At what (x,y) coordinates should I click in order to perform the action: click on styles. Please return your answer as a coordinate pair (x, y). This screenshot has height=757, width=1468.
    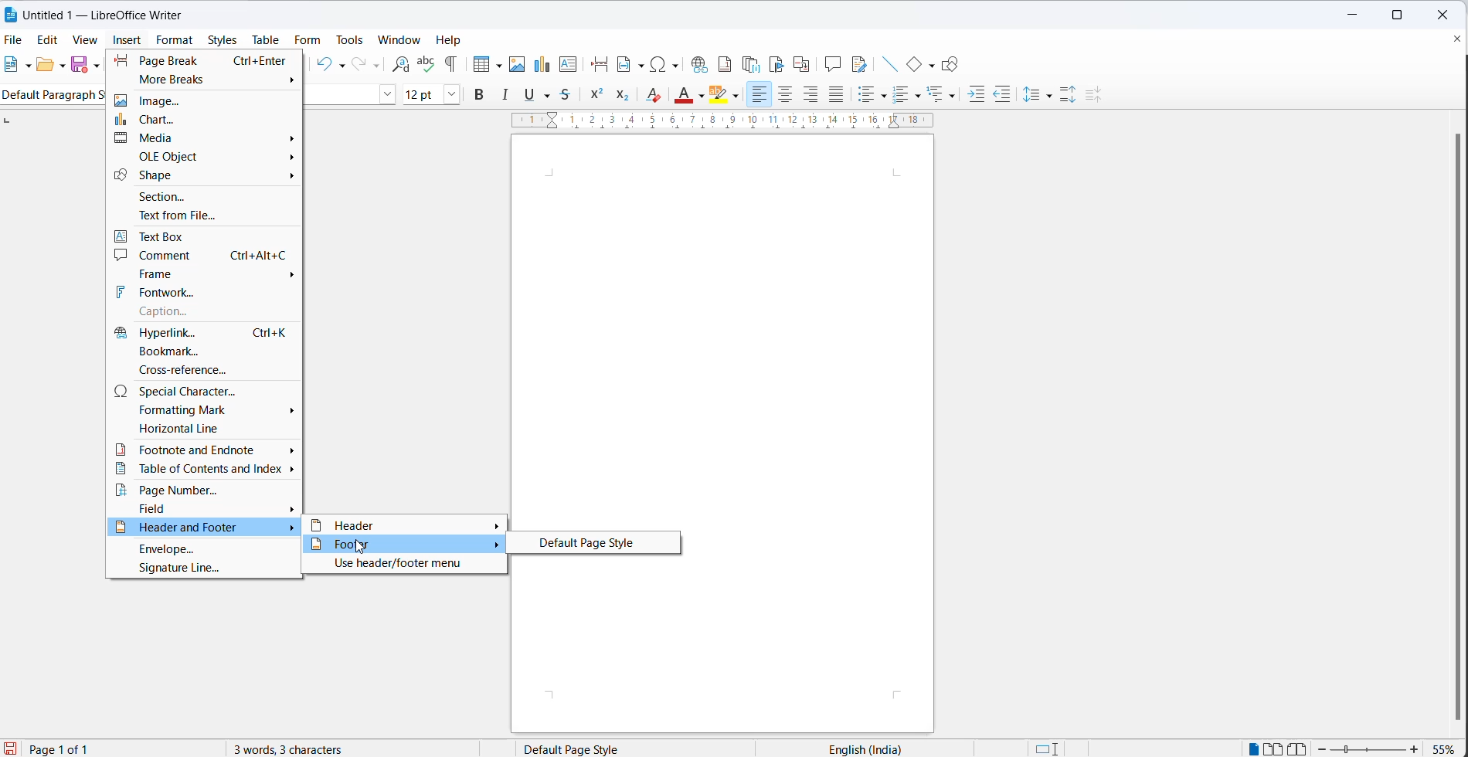
    Looking at the image, I should click on (223, 42).